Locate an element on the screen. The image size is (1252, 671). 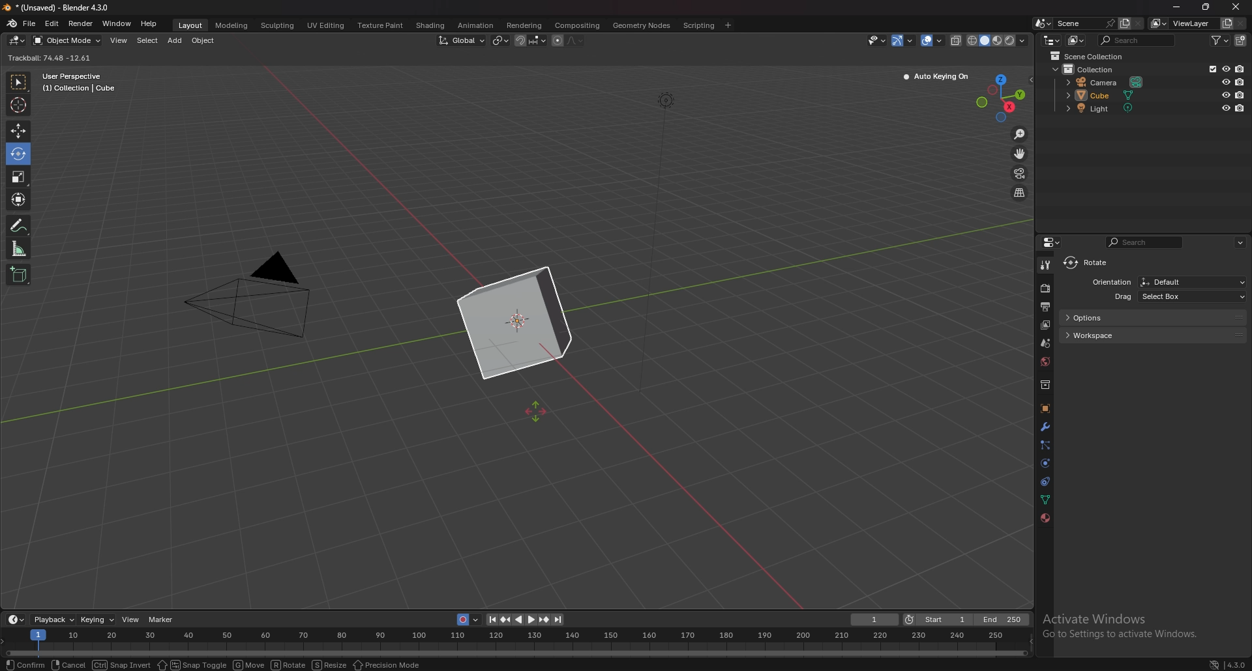
add scene is located at coordinates (1124, 23).